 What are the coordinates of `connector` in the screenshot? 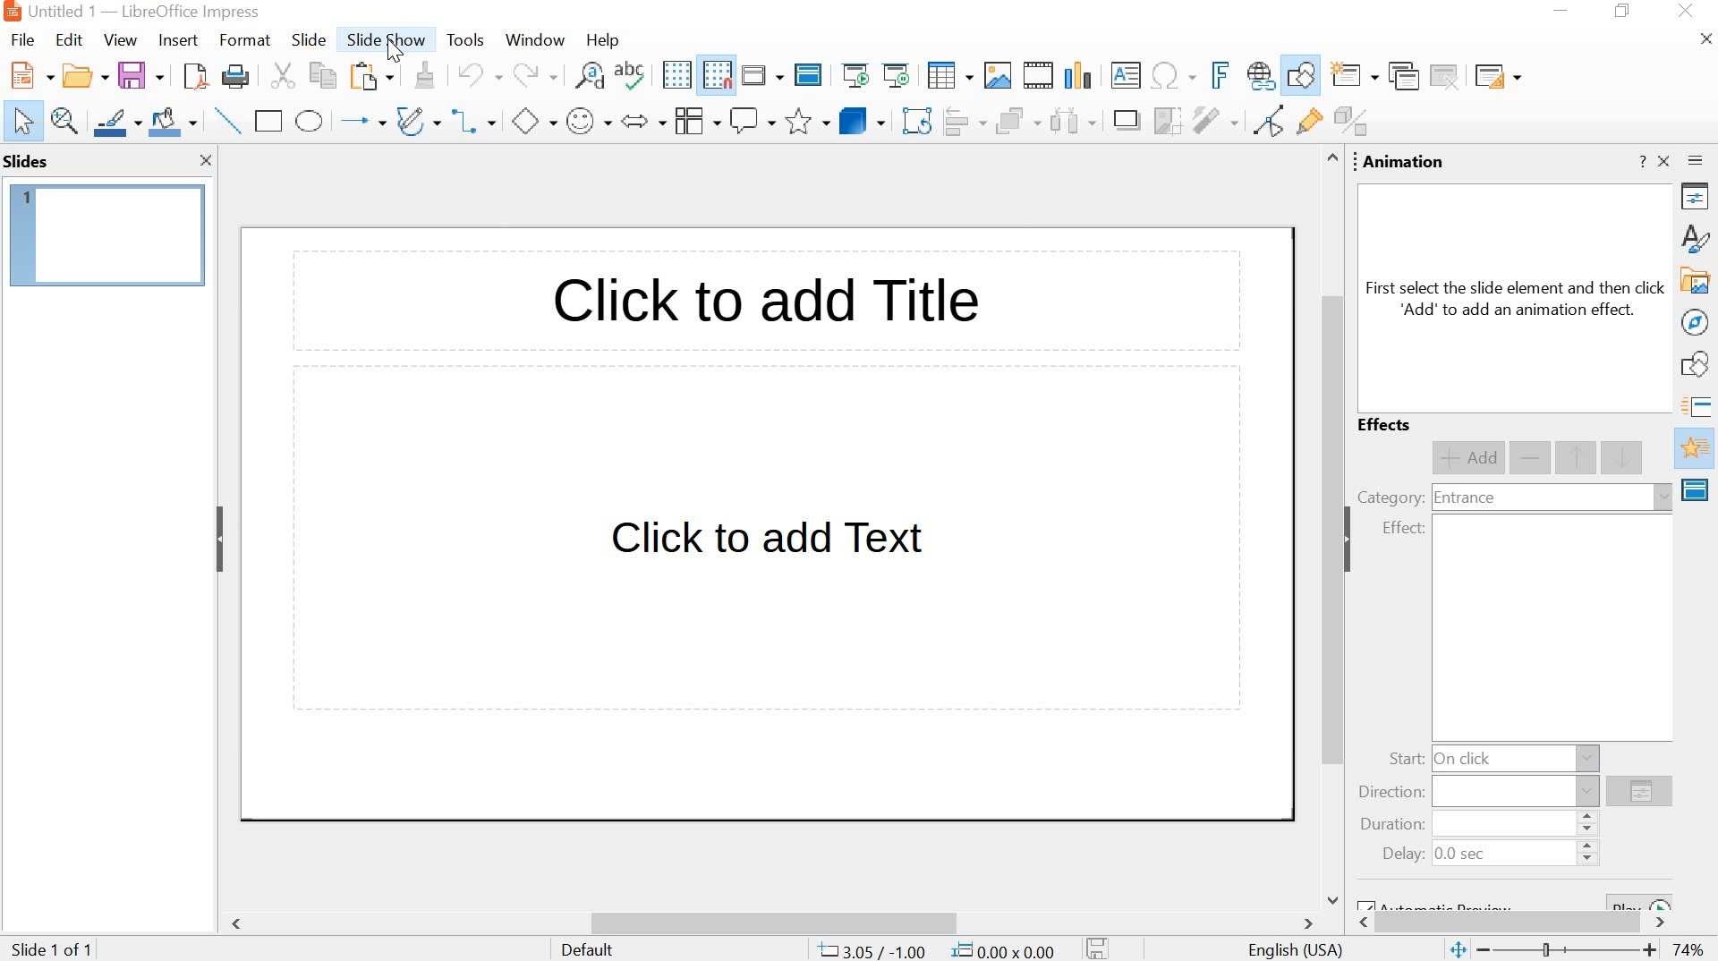 It's located at (474, 123).